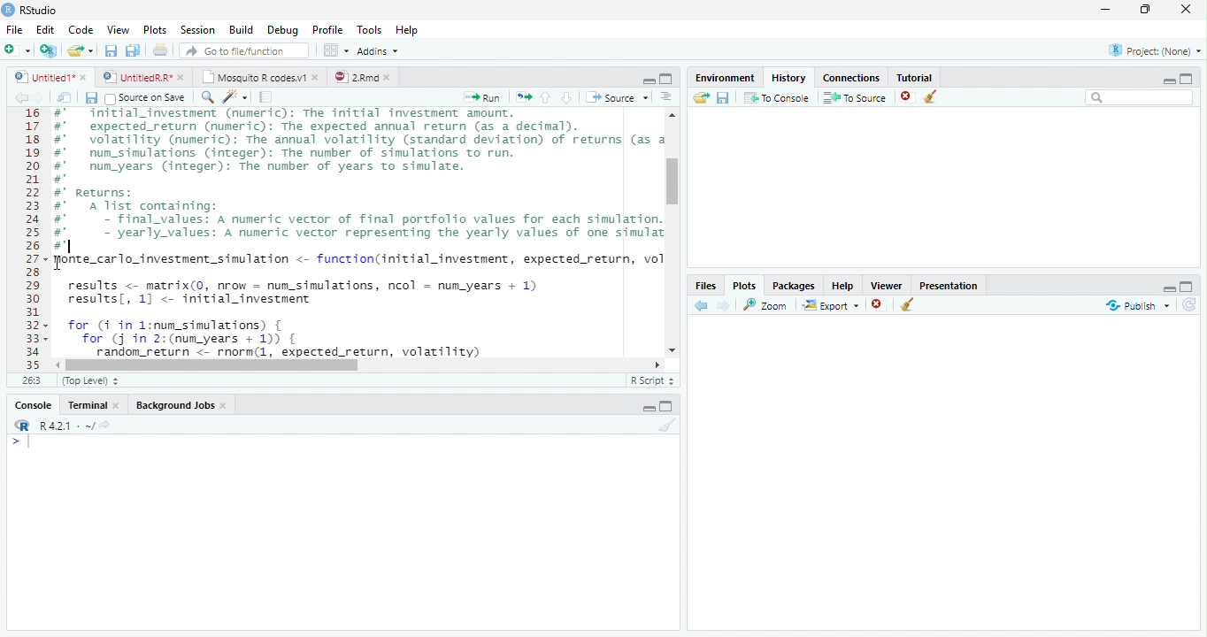 The height and width of the screenshot is (637, 1207). What do you see at coordinates (356, 234) in the screenshot?
I see `Code` at bounding box center [356, 234].